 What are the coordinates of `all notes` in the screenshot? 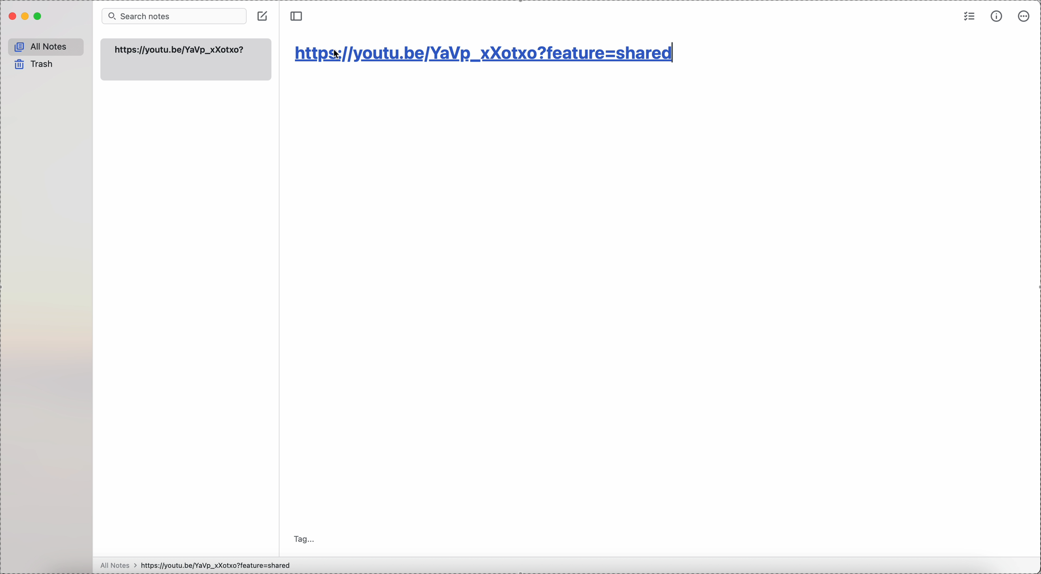 It's located at (46, 46).